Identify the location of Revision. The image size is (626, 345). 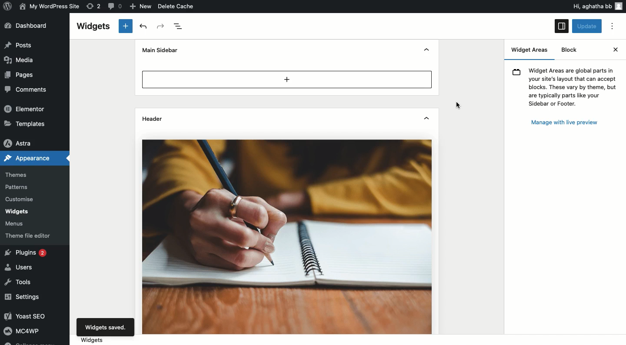
(94, 6).